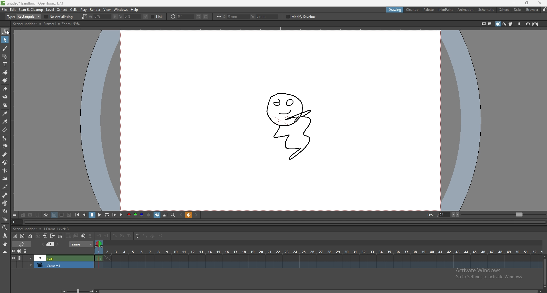 Image resolution: width=547 pixels, height=293 pixels. I want to click on help, so click(135, 10).